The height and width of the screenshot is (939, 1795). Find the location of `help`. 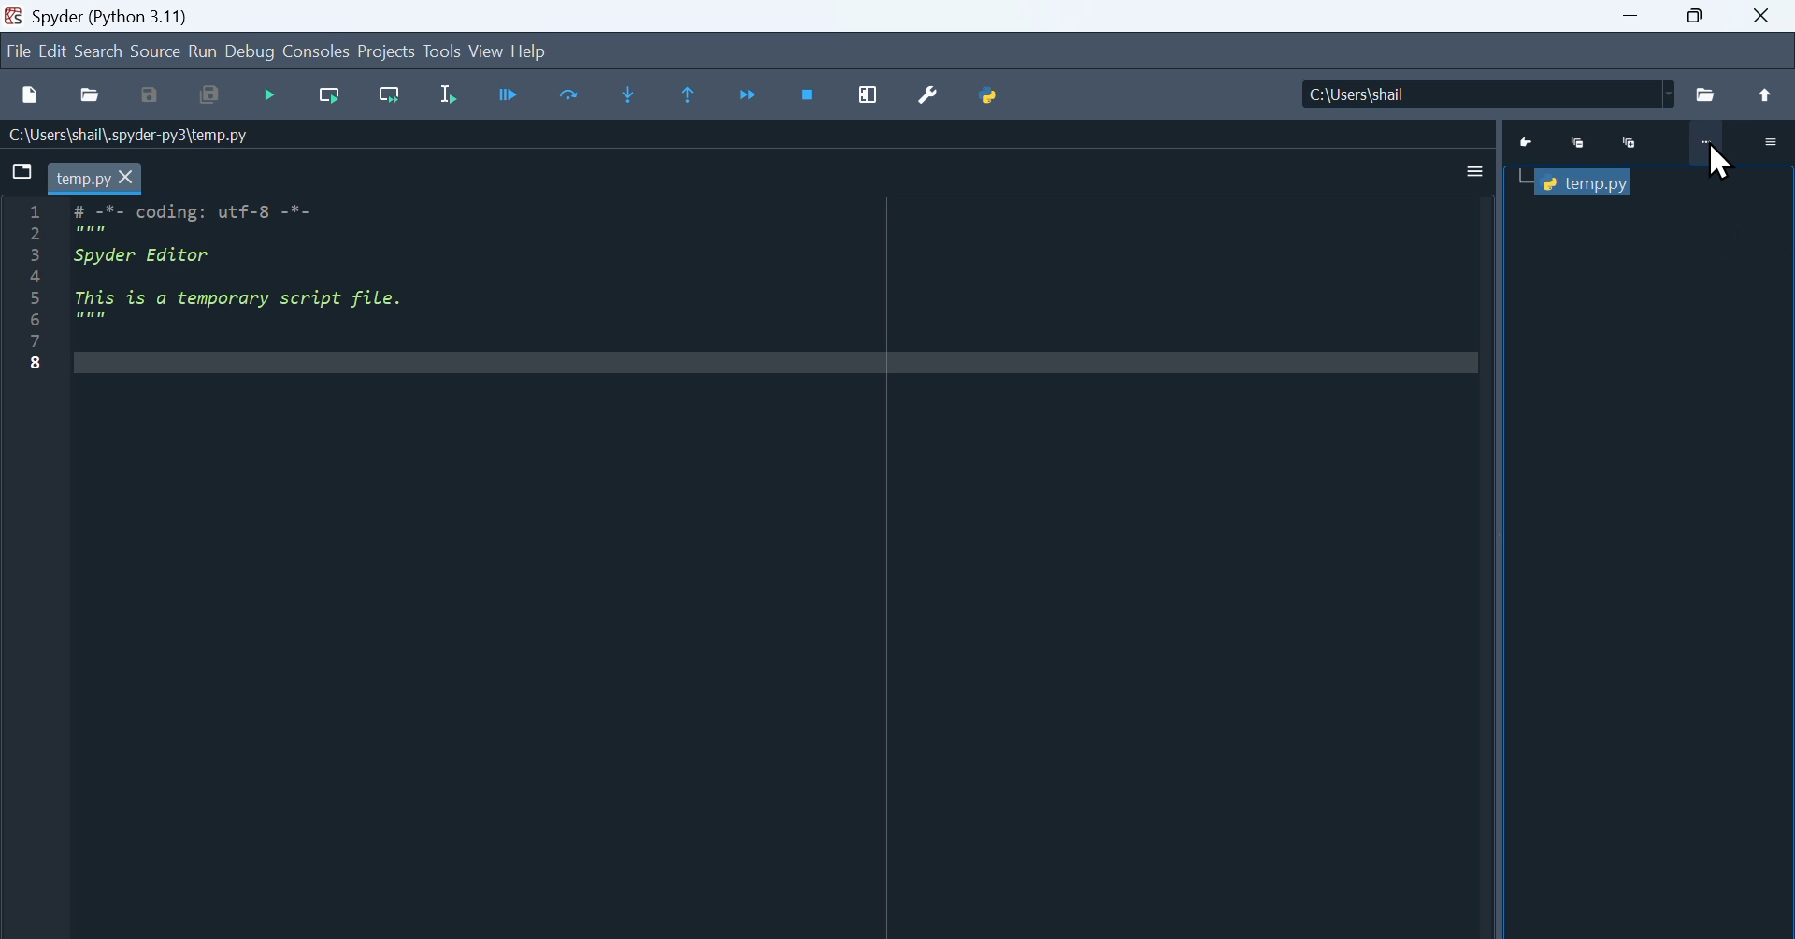

help is located at coordinates (528, 51).